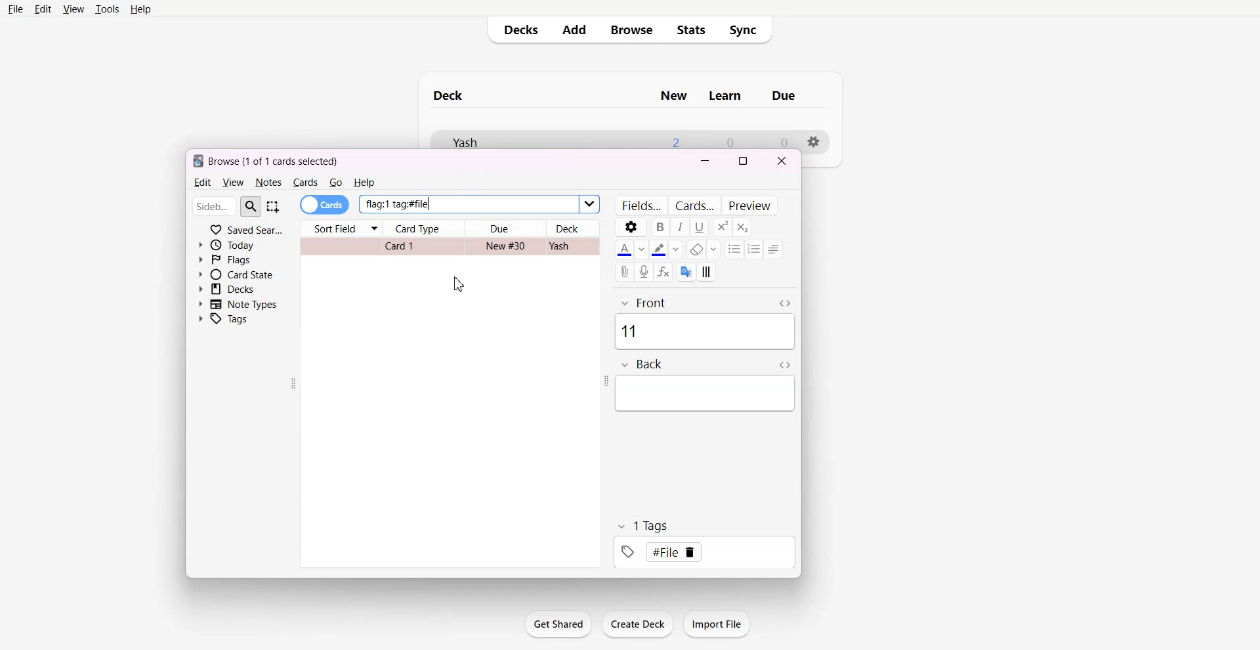 This screenshot has width=1260, height=650. I want to click on Help, so click(365, 183).